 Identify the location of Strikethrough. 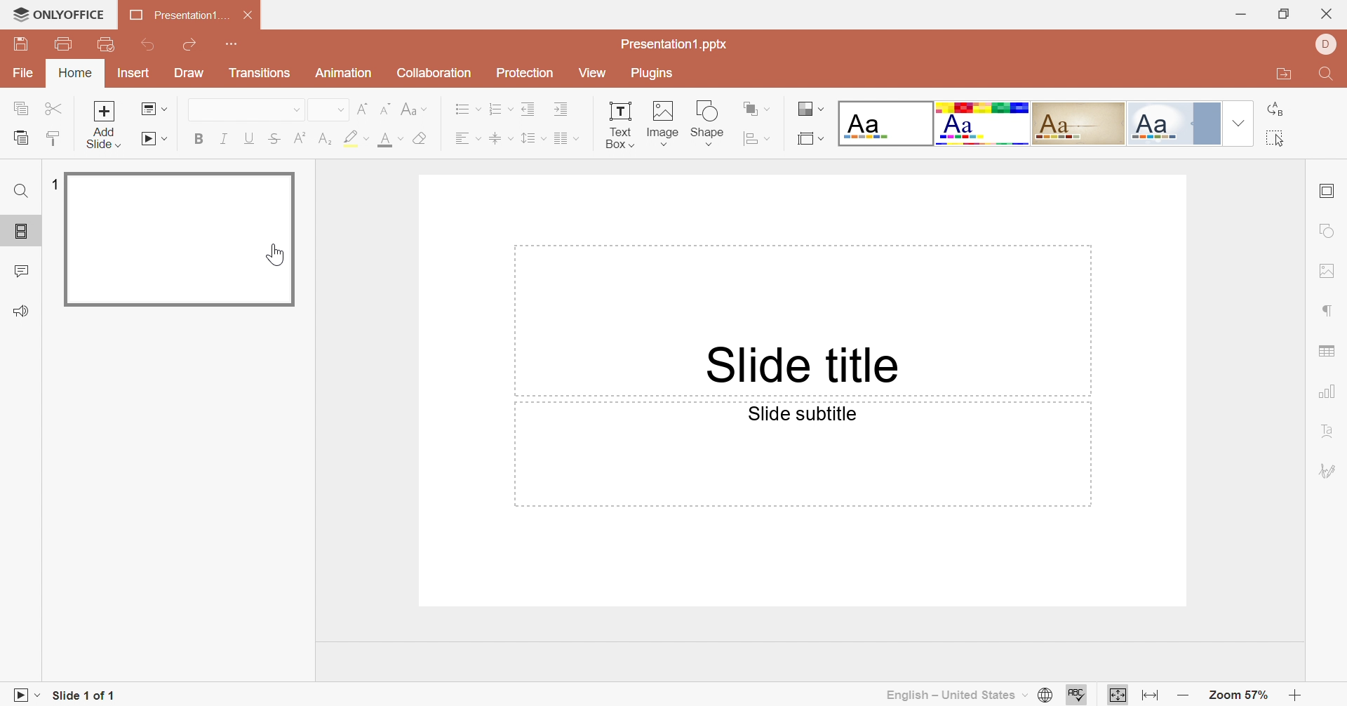
(274, 138).